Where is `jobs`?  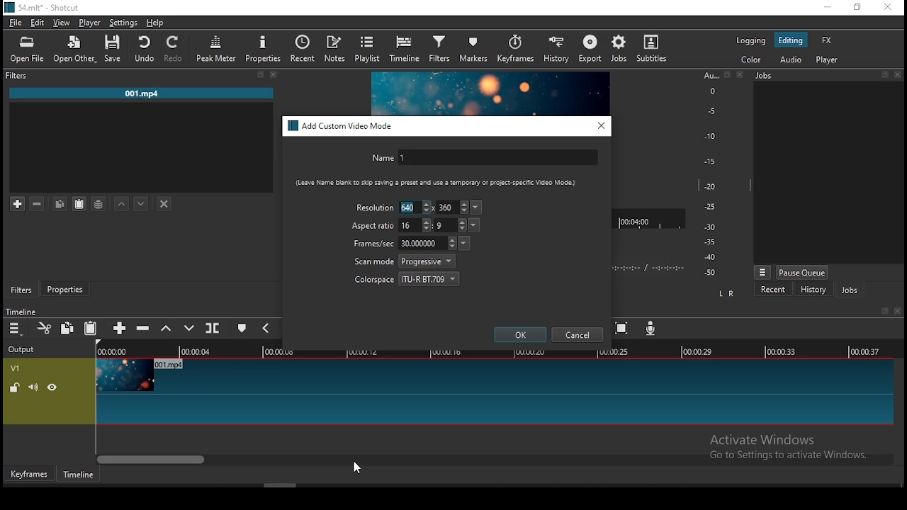
jobs is located at coordinates (620, 48).